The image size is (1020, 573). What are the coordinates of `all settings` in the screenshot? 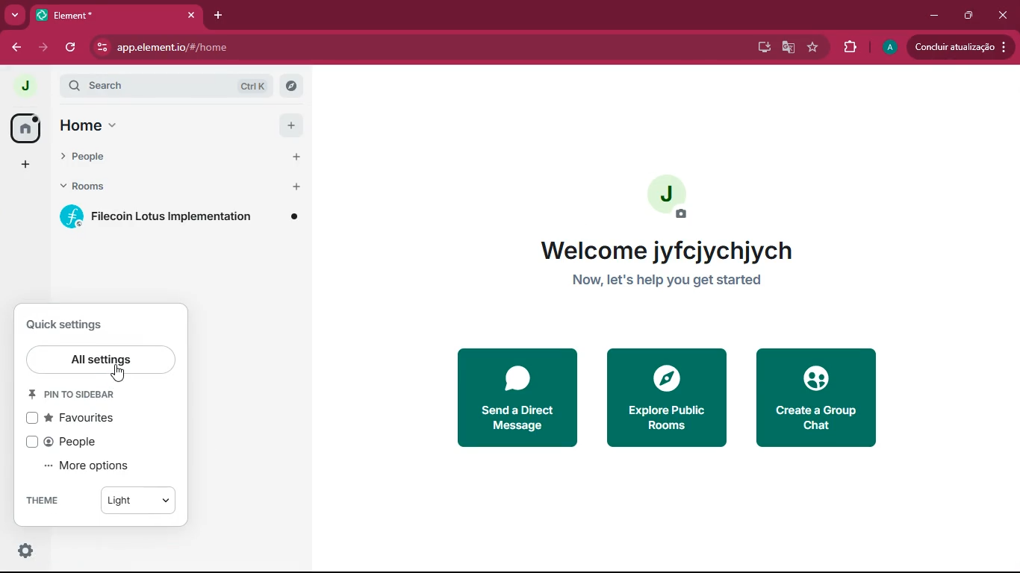 It's located at (102, 359).